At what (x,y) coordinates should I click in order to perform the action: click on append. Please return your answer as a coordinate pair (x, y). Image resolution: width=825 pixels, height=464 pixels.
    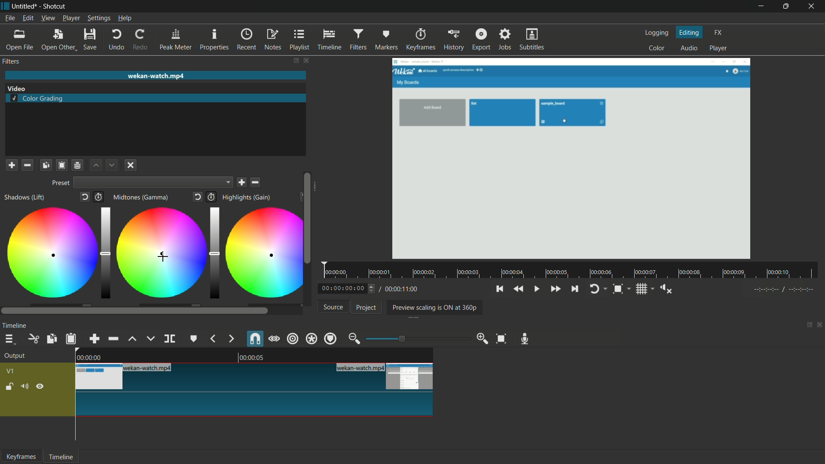
    Looking at the image, I should click on (95, 339).